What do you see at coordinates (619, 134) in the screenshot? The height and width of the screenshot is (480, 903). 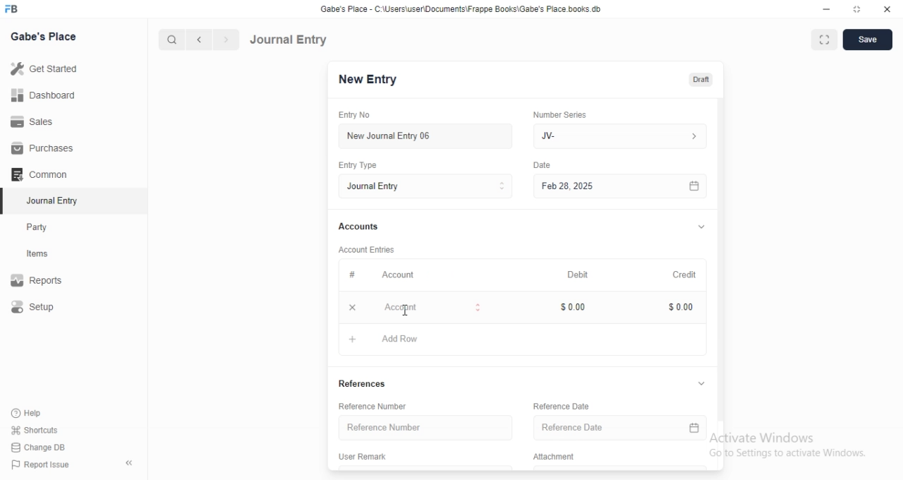 I see `JV-` at bounding box center [619, 134].